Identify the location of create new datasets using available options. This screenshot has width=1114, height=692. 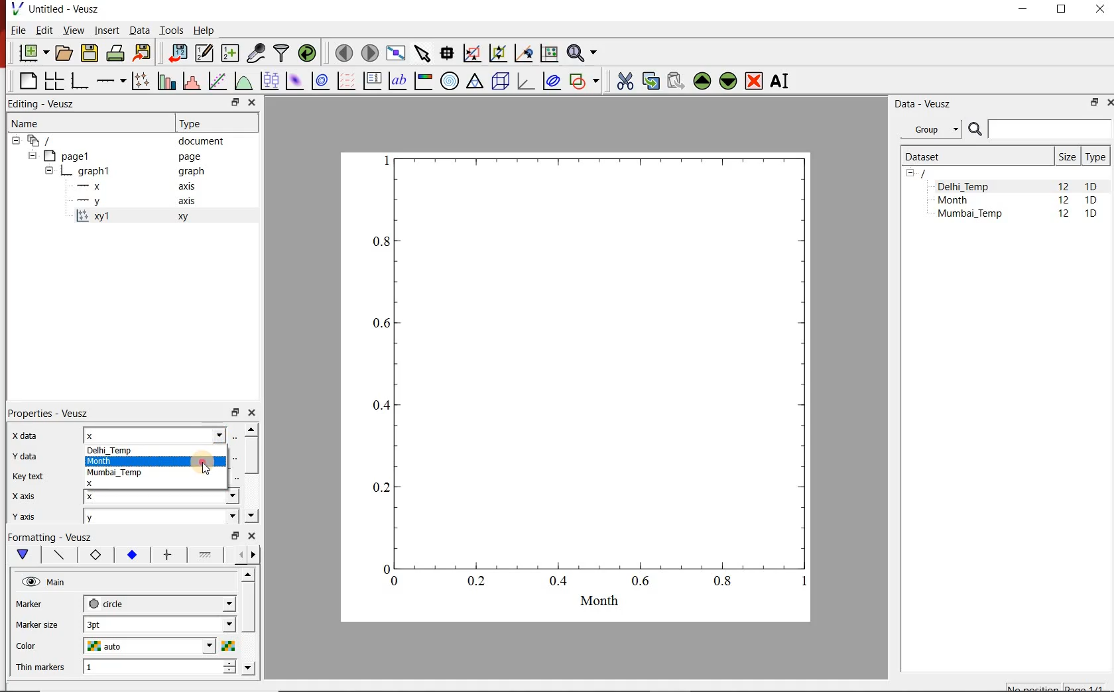
(230, 54).